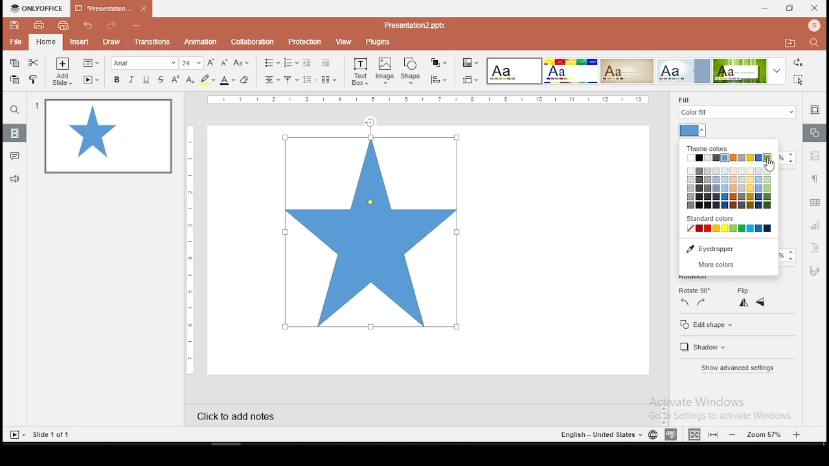 This screenshot has width=829, height=466. What do you see at coordinates (813, 133) in the screenshot?
I see `shape settings` at bounding box center [813, 133].